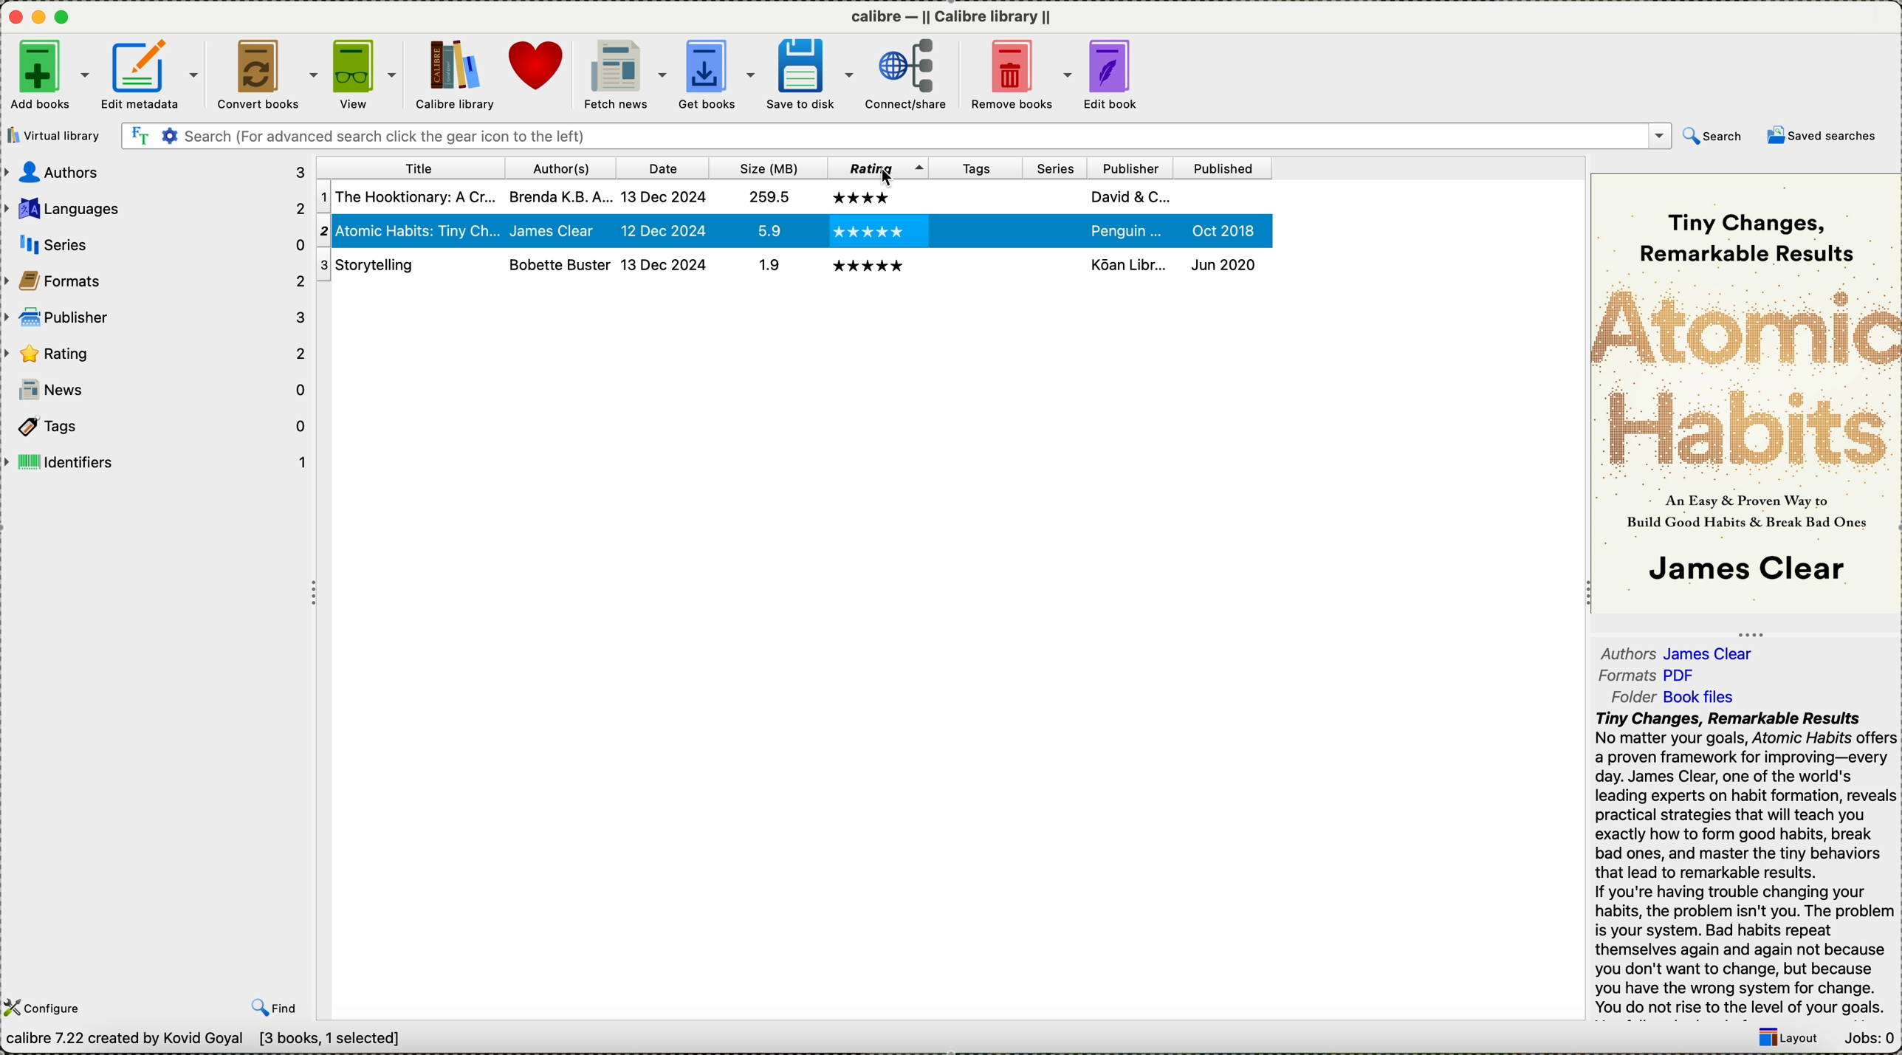  I want to click on maximize, so click(65, 18).